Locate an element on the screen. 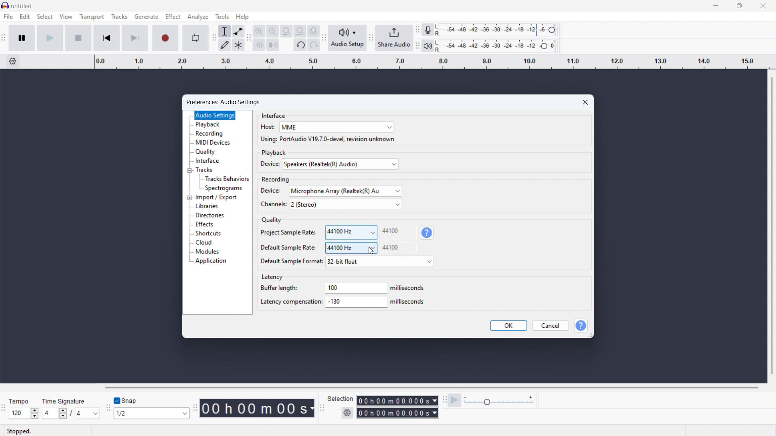 This screenshot has height=436, width=776. close is located at coordinates (586, 102).